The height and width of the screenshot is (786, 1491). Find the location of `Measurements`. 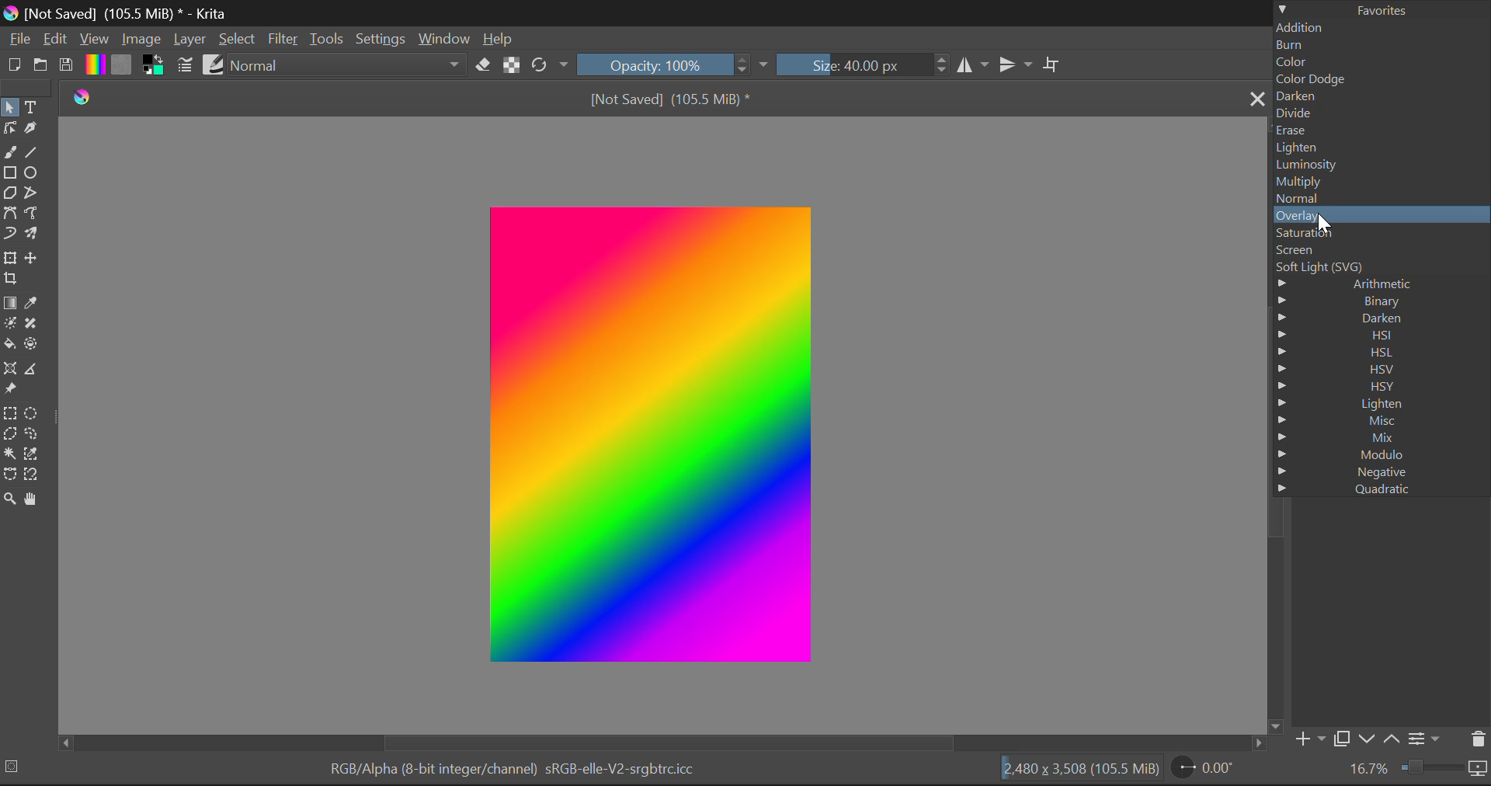

Measurements is located at coordinates (36, 369).